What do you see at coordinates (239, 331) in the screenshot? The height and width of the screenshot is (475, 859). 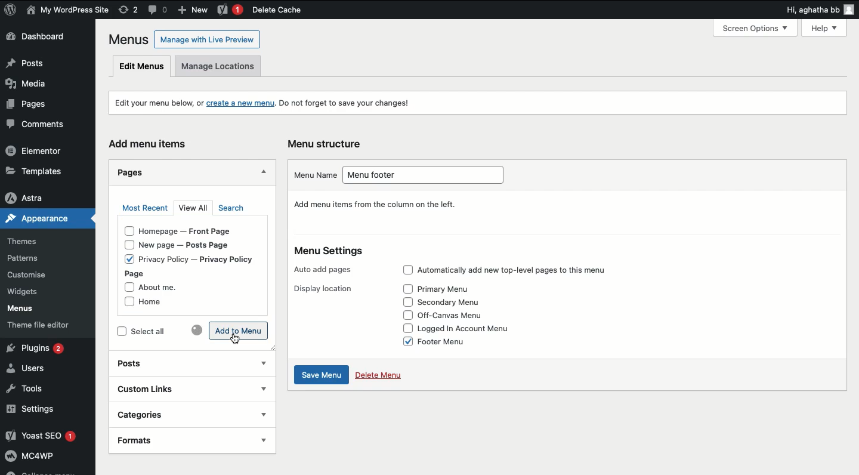 I see `Add to menu` at bounding box center [239, 331].